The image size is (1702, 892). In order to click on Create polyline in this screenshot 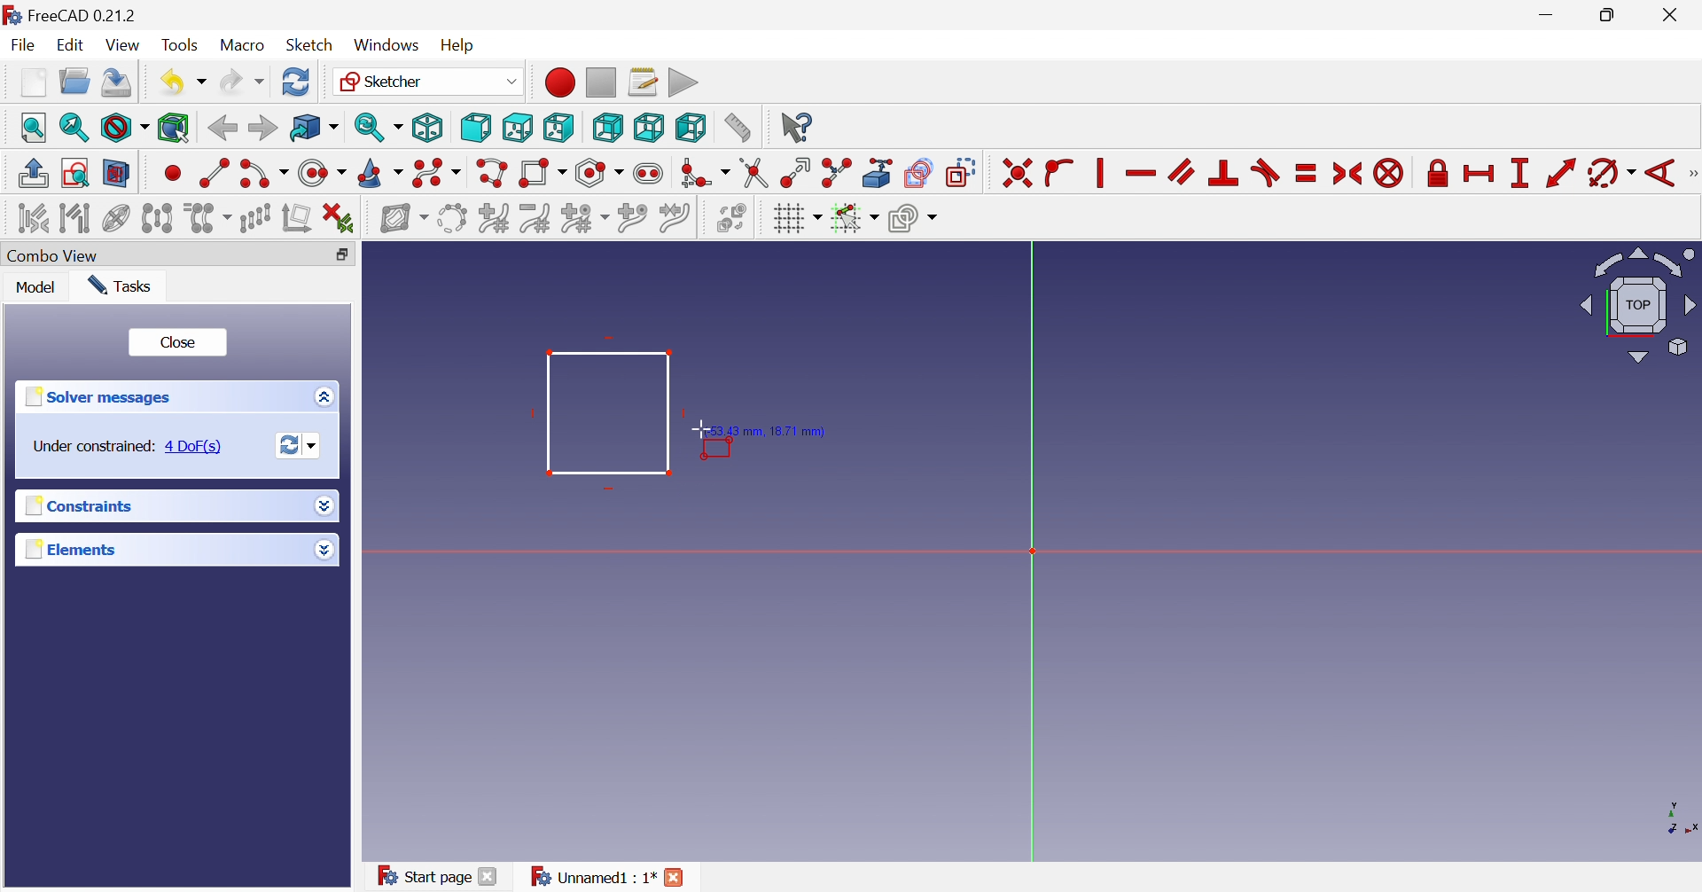, I will do `click(491, 174)`.